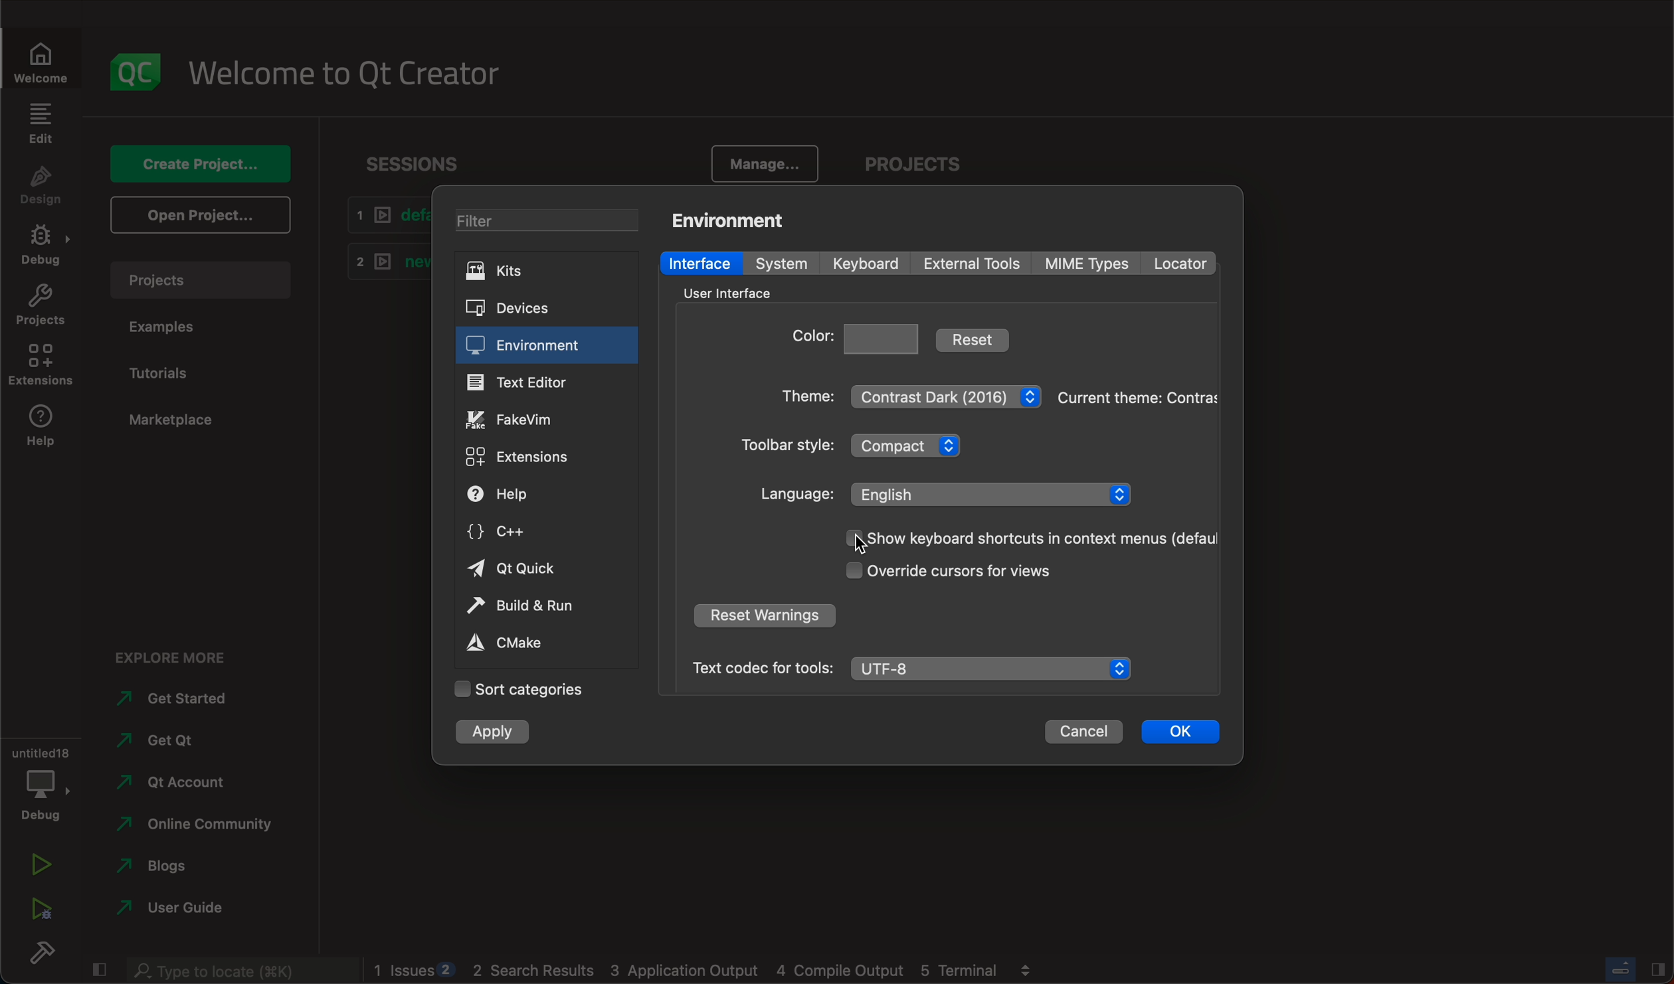 Image resolution: width=1674 pixels, height=984 pixels. What do you see at coordinates (169, 327) in the screenshot?
I see `examples` at bounding box center [169, 327].